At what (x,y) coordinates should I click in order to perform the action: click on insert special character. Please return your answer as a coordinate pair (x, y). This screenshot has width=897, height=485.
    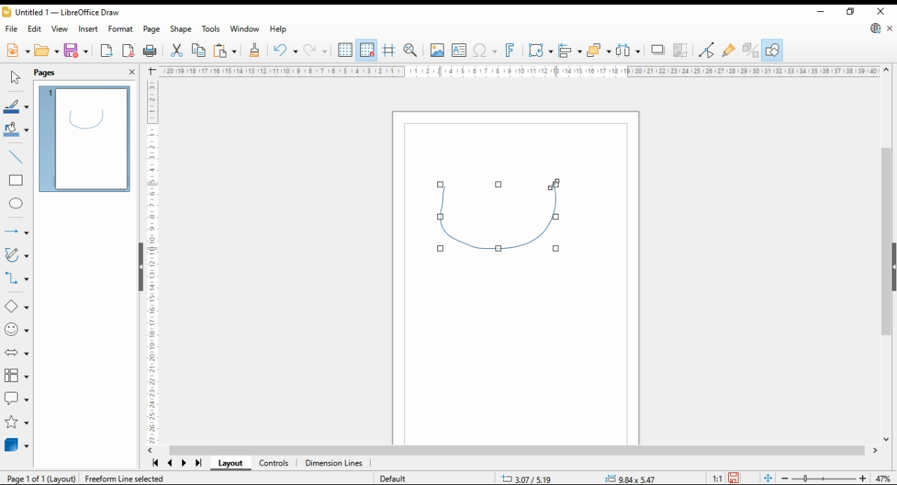
    Looking at the image, I should click on (484, 51).